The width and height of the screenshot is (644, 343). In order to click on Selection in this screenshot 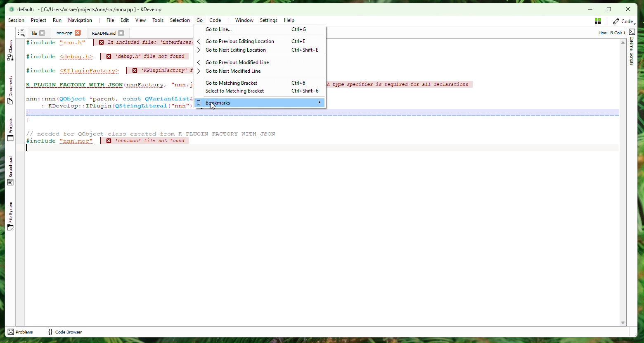, I will do `click(178, 20)`.